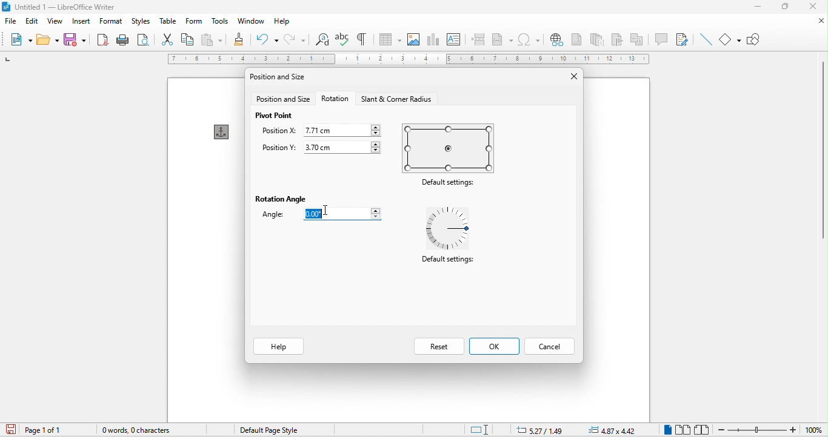 The width and height of the screenshot is (828, 437). Describe the element at coordinates (188, 40) in the screenshot. I see `copy` at that location.